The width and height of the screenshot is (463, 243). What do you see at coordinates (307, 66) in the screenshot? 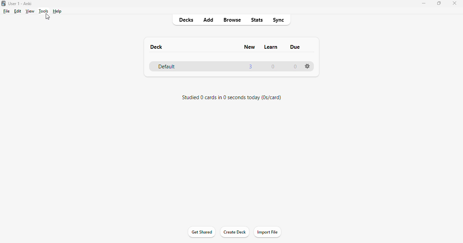
I see `options` at bounding box center [307, 66].